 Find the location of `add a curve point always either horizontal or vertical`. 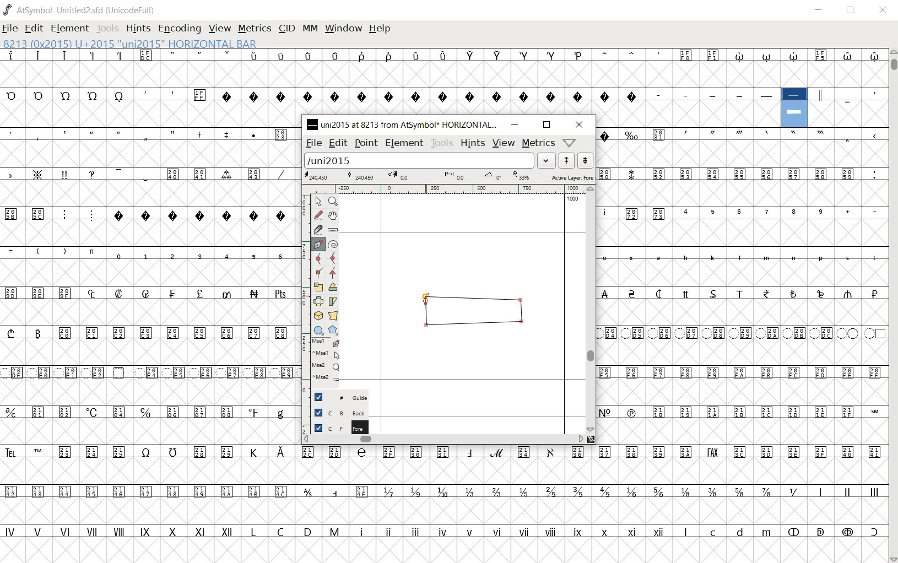

add a curve point always either horizontal or vertical is located at coordinates (332, 258).